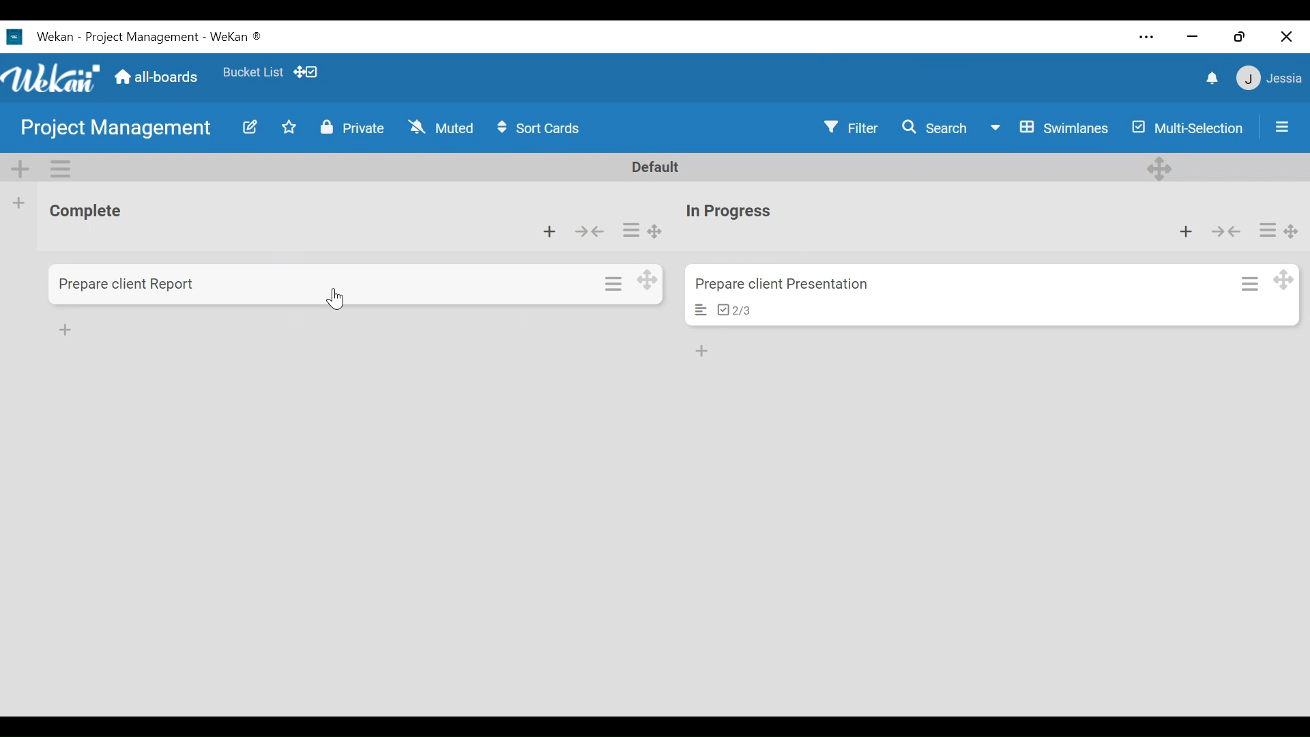 This screenshot has height=737, width=1310. What do you see at coordinates (1185, 128) in the screenshot?
I see `Multi-Selection` at bounding box center [1185, 128].